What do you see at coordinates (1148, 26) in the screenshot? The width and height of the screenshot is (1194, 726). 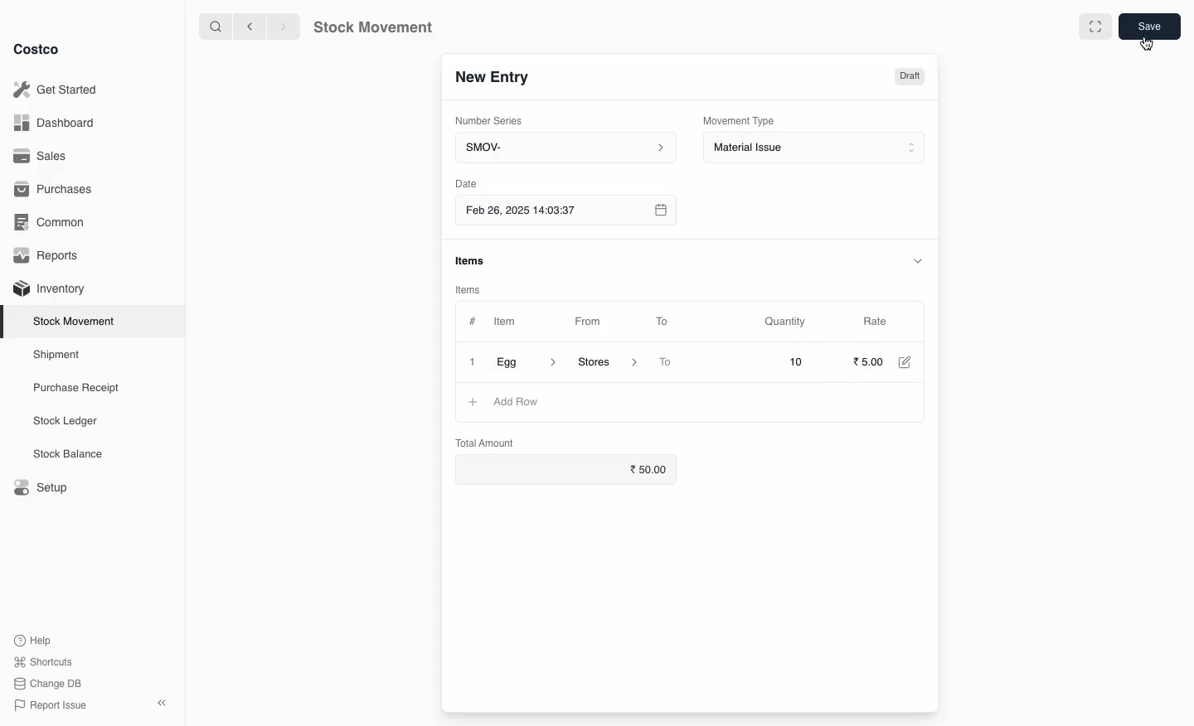 I see `save` at bounding box center [1148, 26].